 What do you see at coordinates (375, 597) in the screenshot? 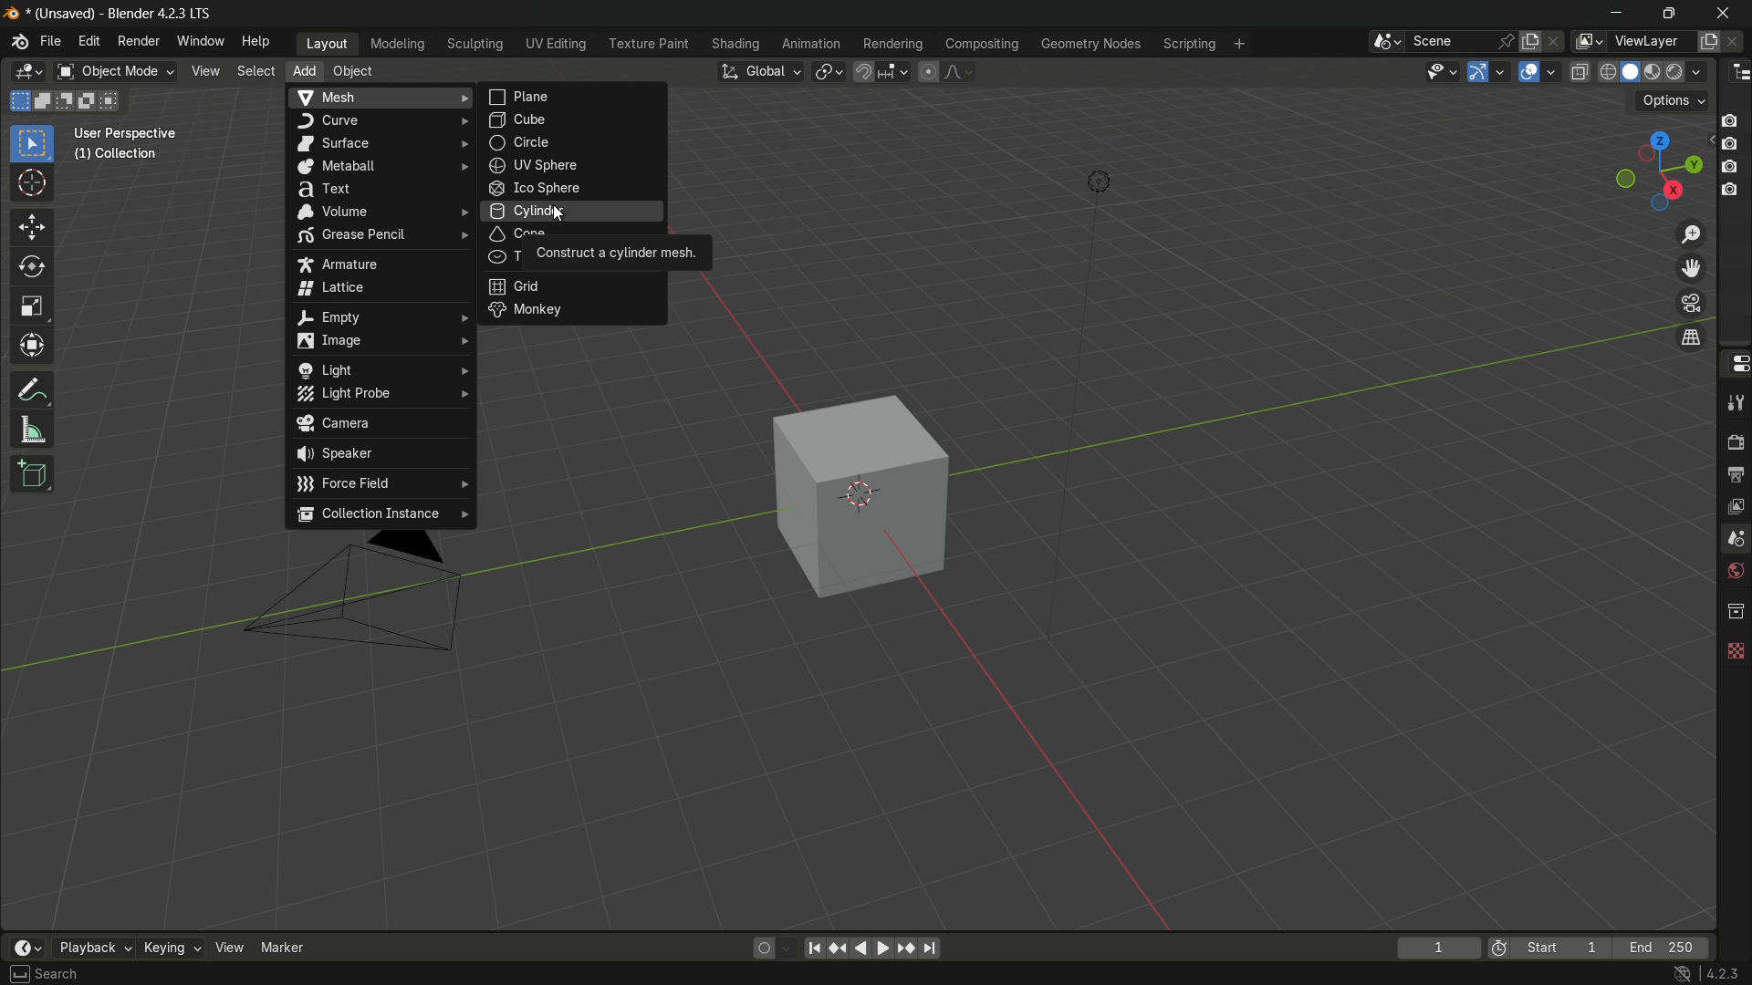
I see `camera` at bounding box center [375, 597].